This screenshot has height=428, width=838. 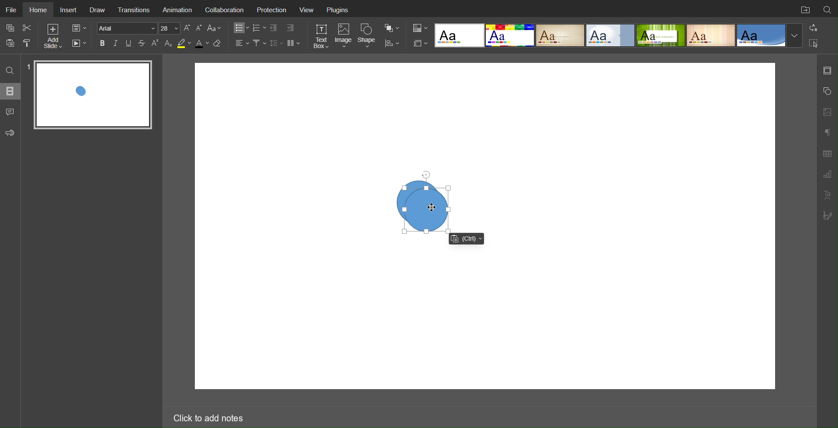 I want to click on Shape Settings, so click(x=827, y=91).